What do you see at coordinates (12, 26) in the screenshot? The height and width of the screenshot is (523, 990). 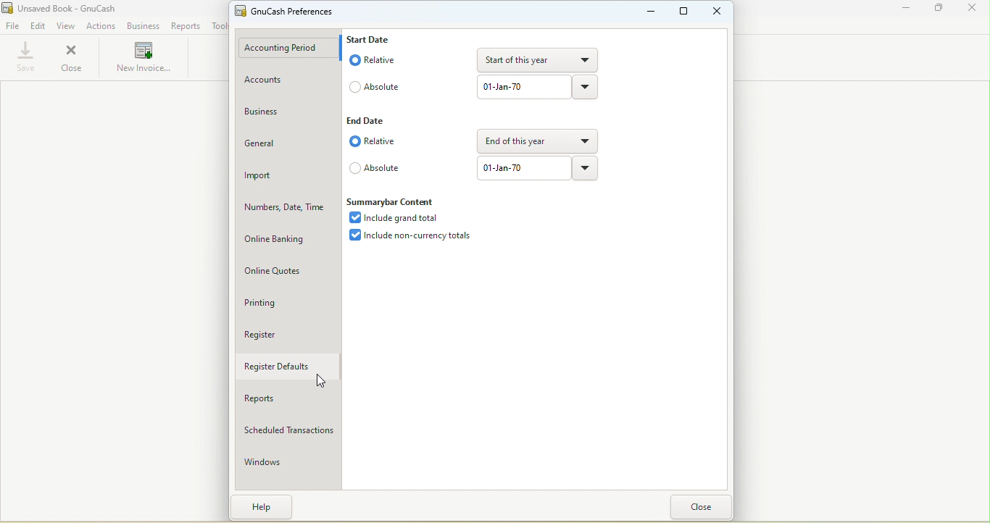 I see `File ` at bounding box center [12, 26].